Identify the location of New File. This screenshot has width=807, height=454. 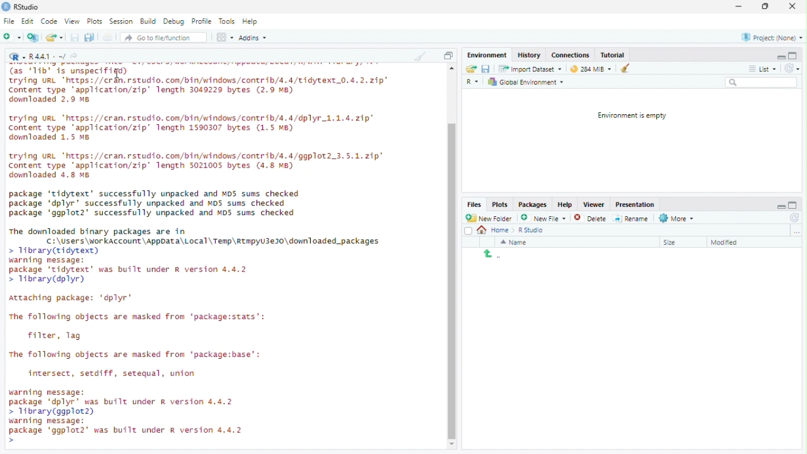
(542, 218).